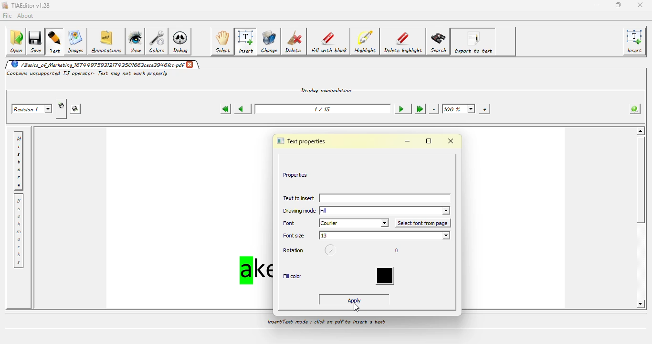 The image size is (652, 344). What do you see at coordinates (107, 41) in the screenshot?
I see `annotations` at bounding box center [107, 41].